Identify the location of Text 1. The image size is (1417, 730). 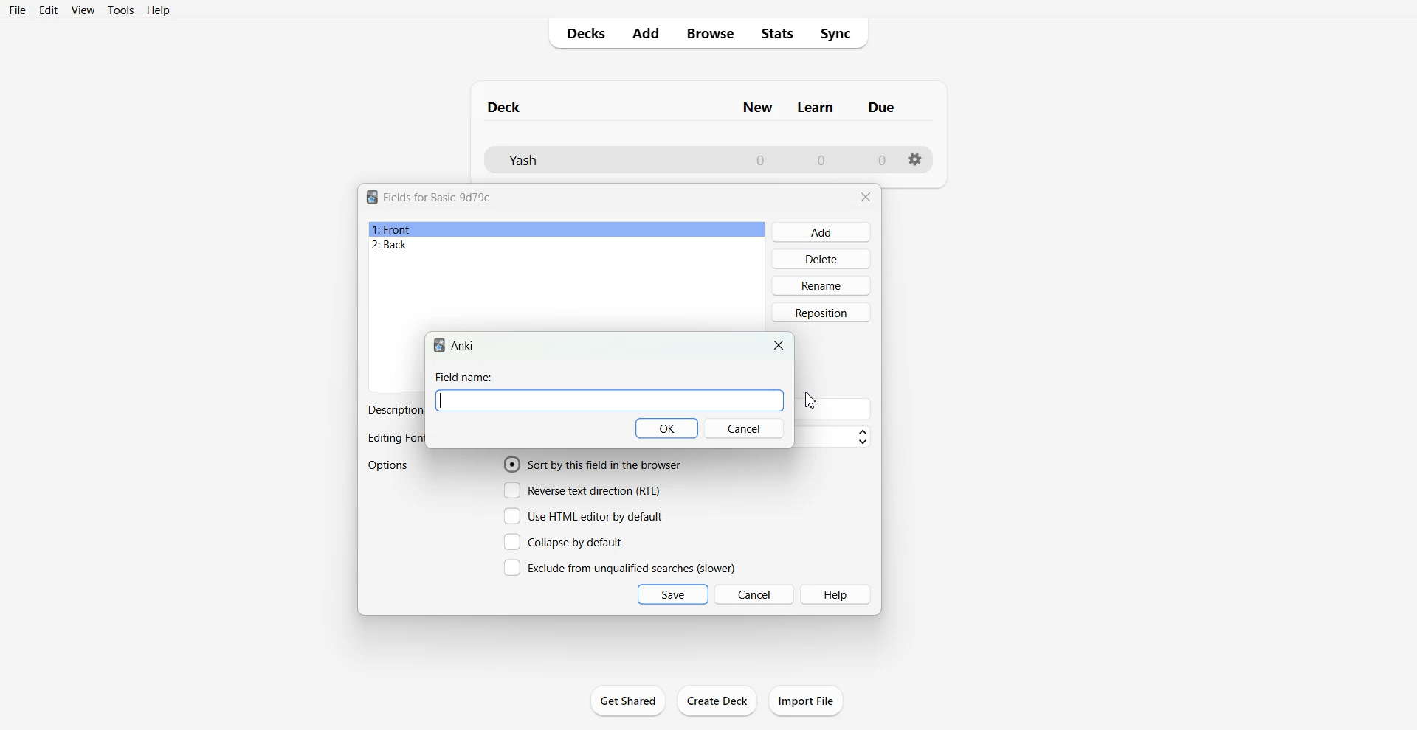
(505, 107).